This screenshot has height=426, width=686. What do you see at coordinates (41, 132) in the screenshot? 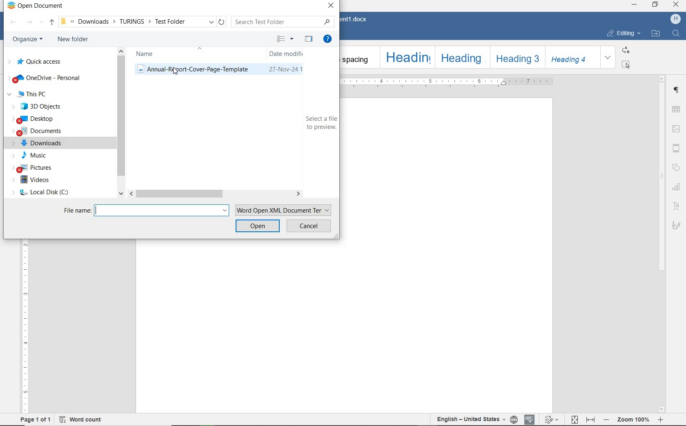
I see `documents` at bounding box center [41, 132].